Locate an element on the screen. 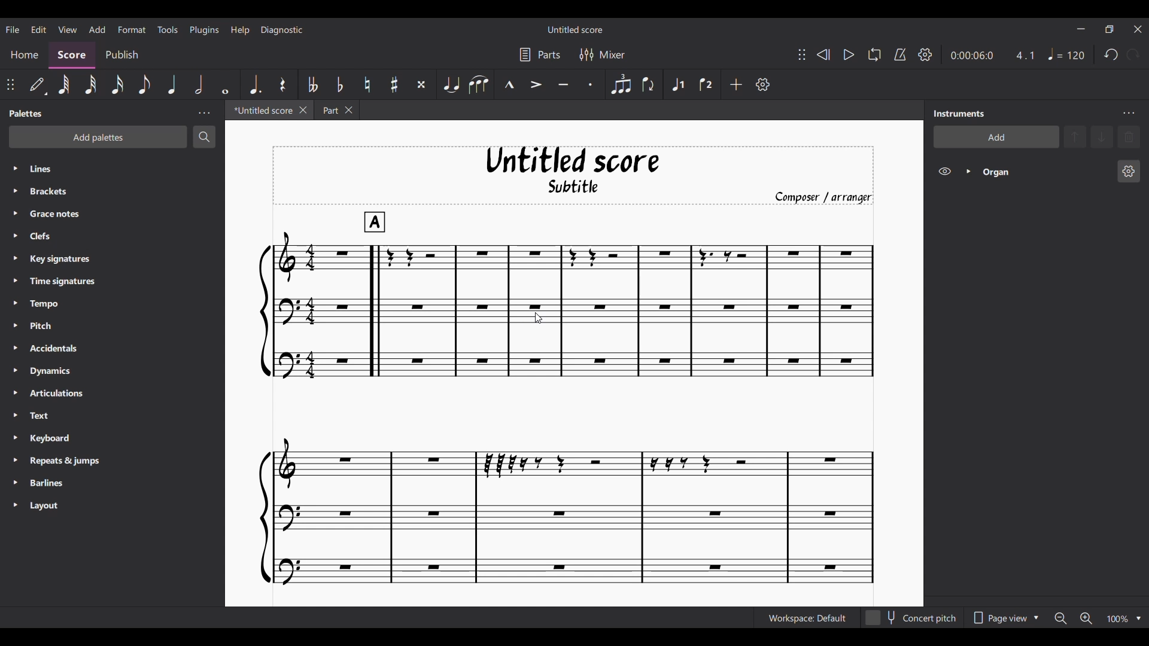 This screenshot has height=646, width=1149. Zoom in is located at coordinates (1086, 618).